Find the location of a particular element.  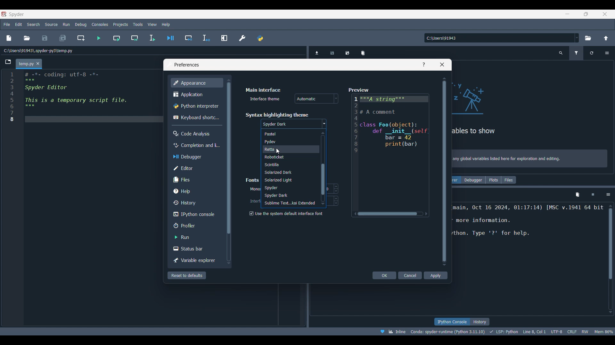

Debug selection or current line is located at coordinates (206, 38).